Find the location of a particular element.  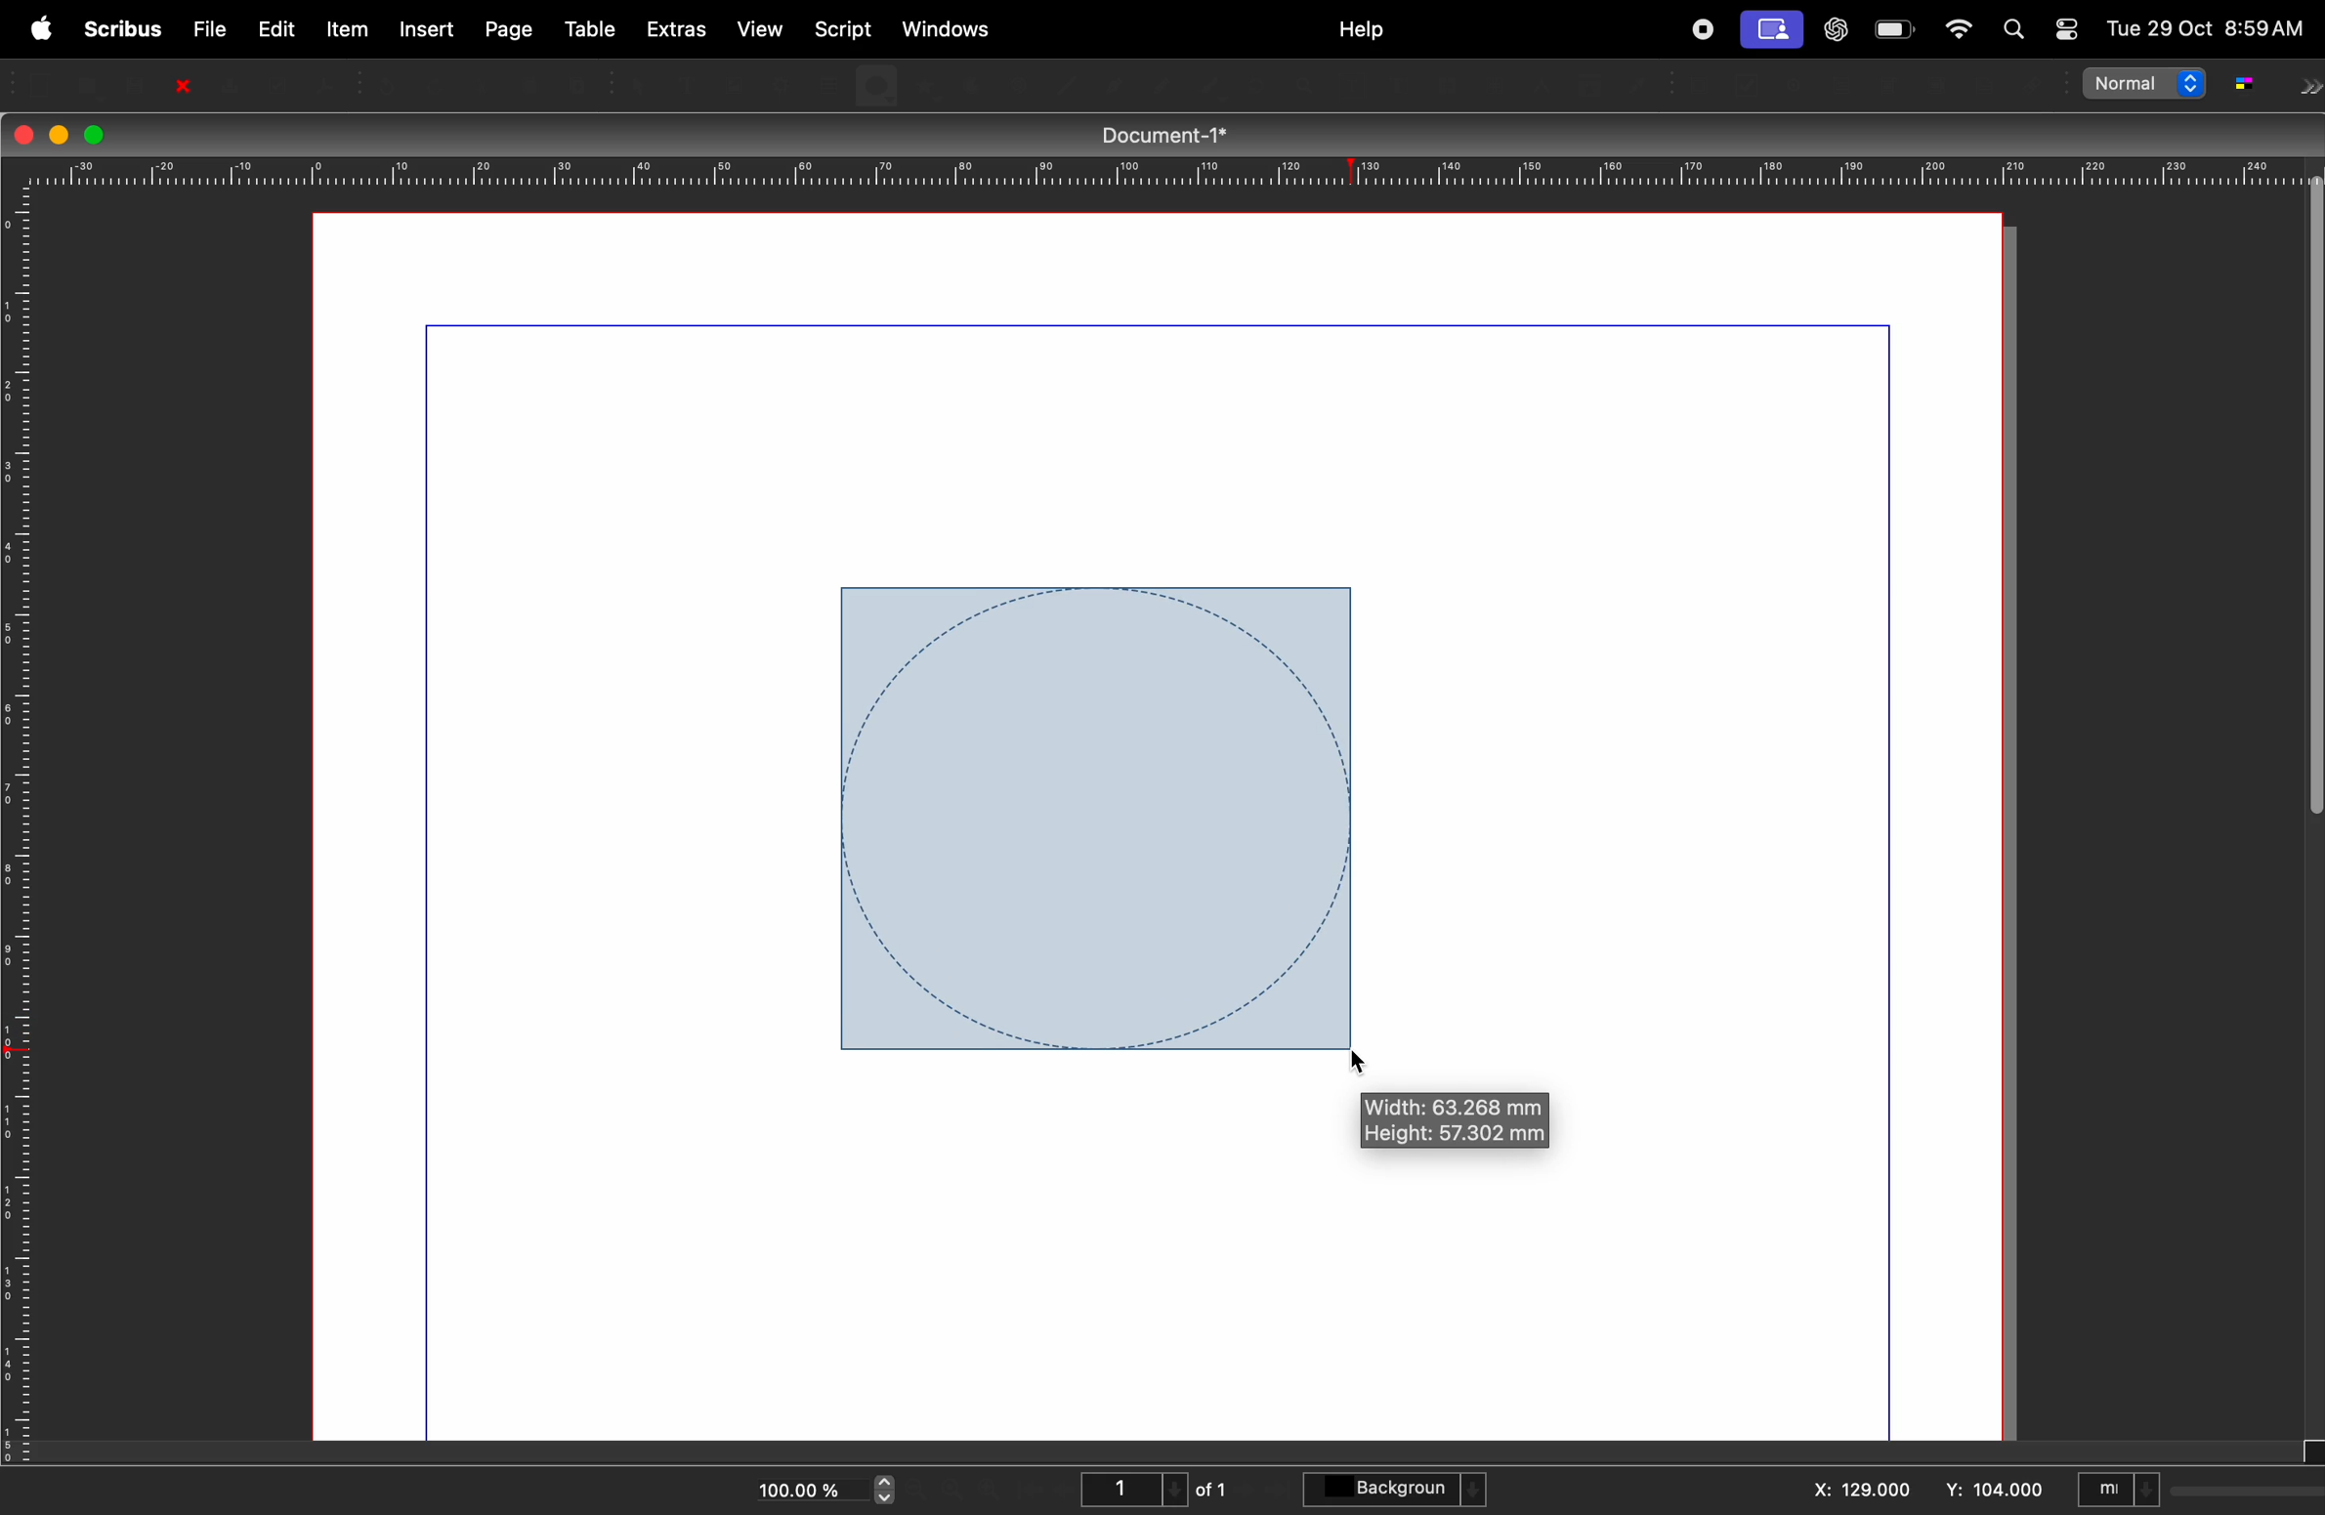

circle is located at coordinates (1093, 821).